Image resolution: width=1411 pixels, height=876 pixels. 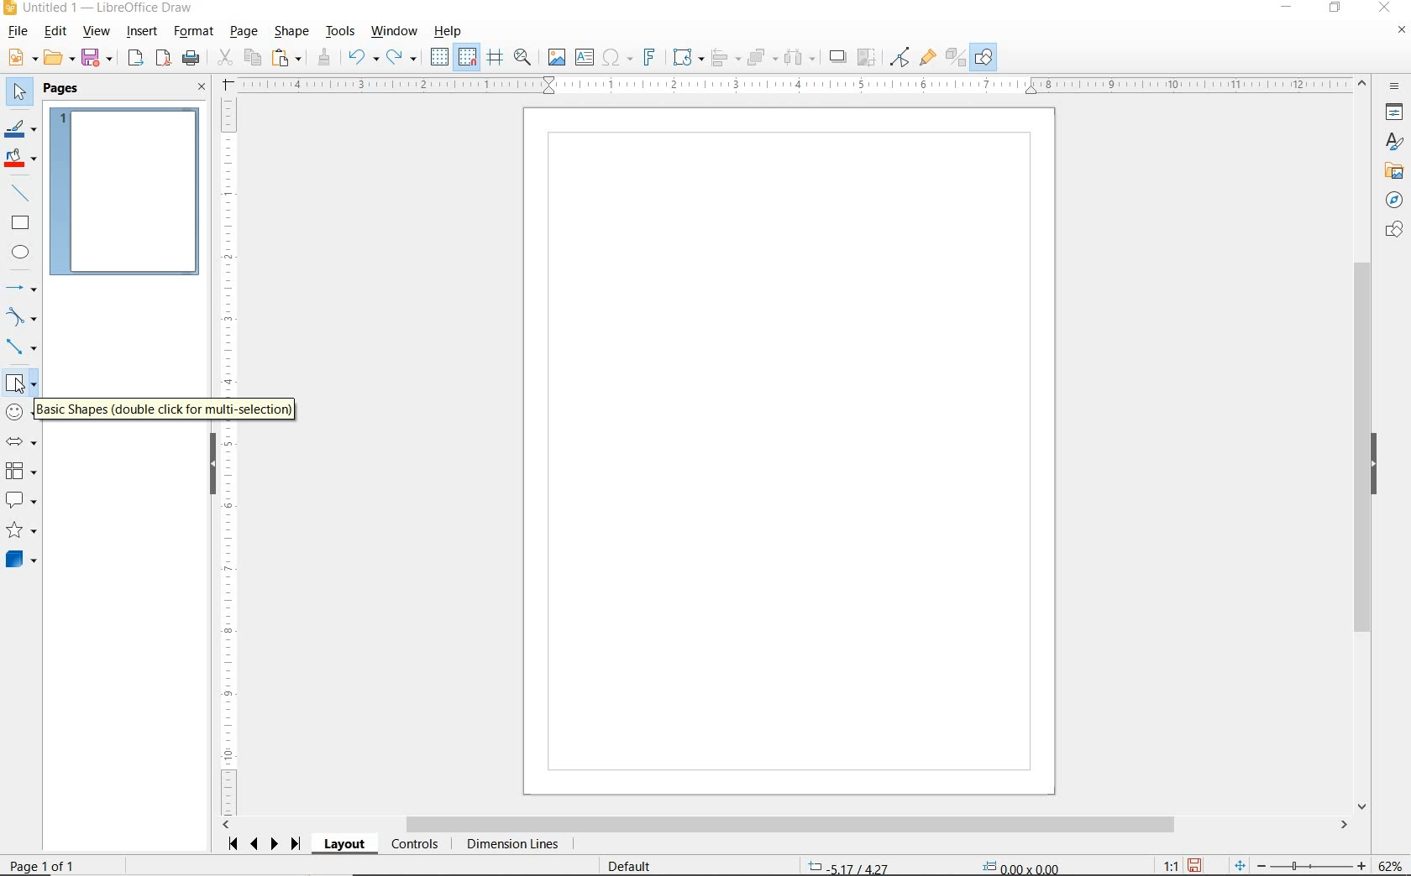 I want to click on SHAPES, so click(x=1392, y=231).